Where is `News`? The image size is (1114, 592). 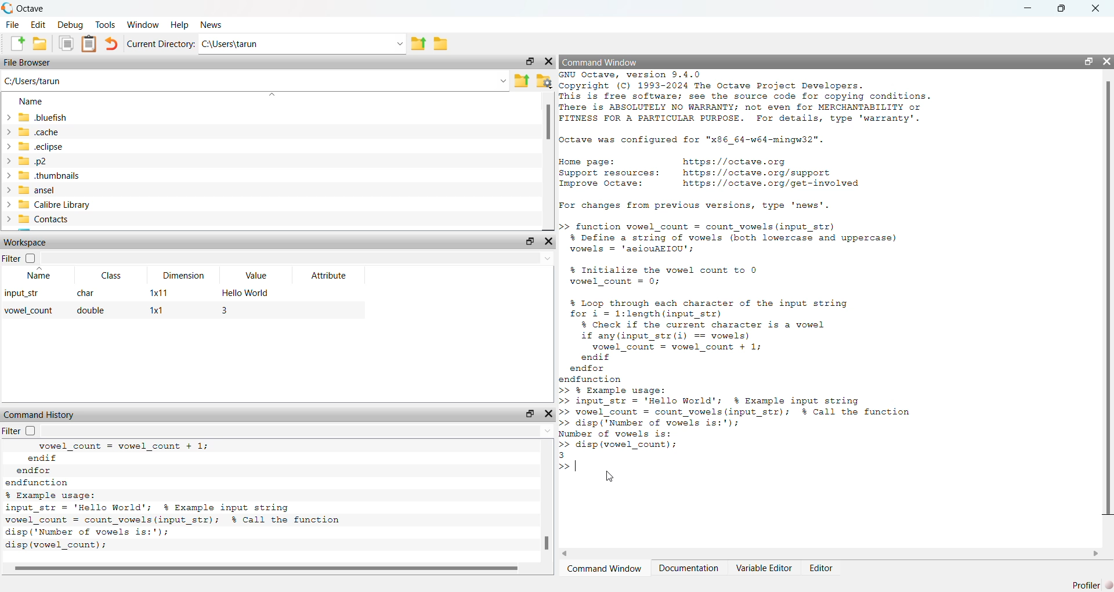
News is located at coordinates (211, 24).